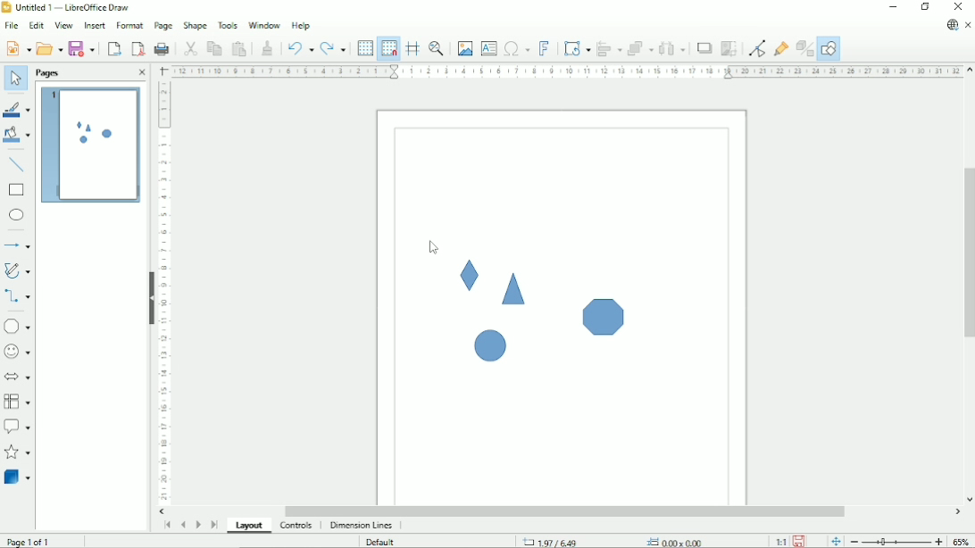 The width and height of the screenshot is (975, 548). Describe the element at coordinates (94, 26) in the screenshot. I see `Insert` at that location.